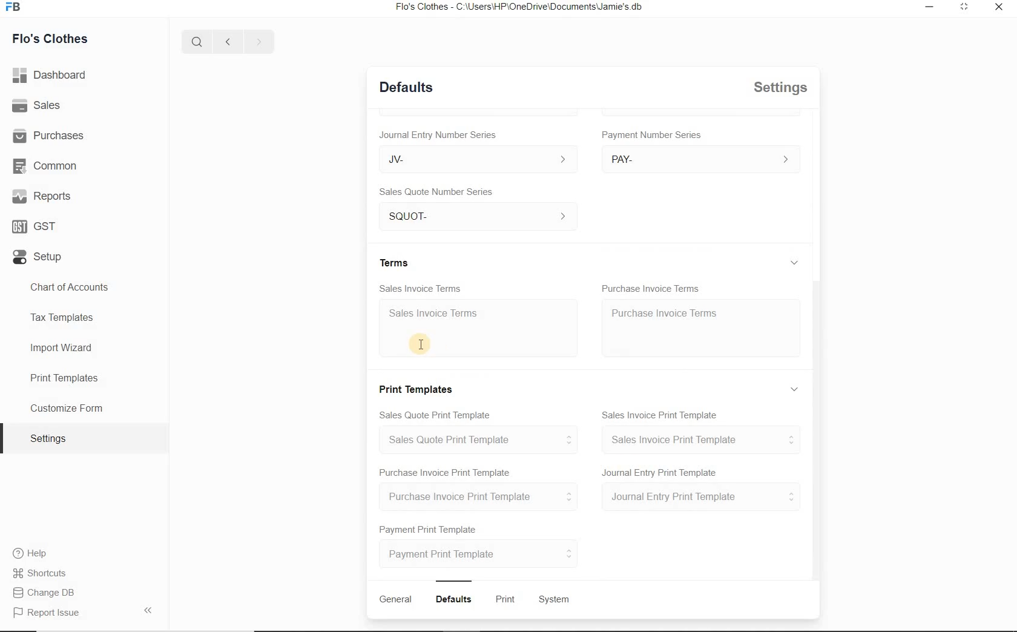 This screenshot has height=632, width=1017. I want to click on Sales Invoice Print Template, so click(660, 415).